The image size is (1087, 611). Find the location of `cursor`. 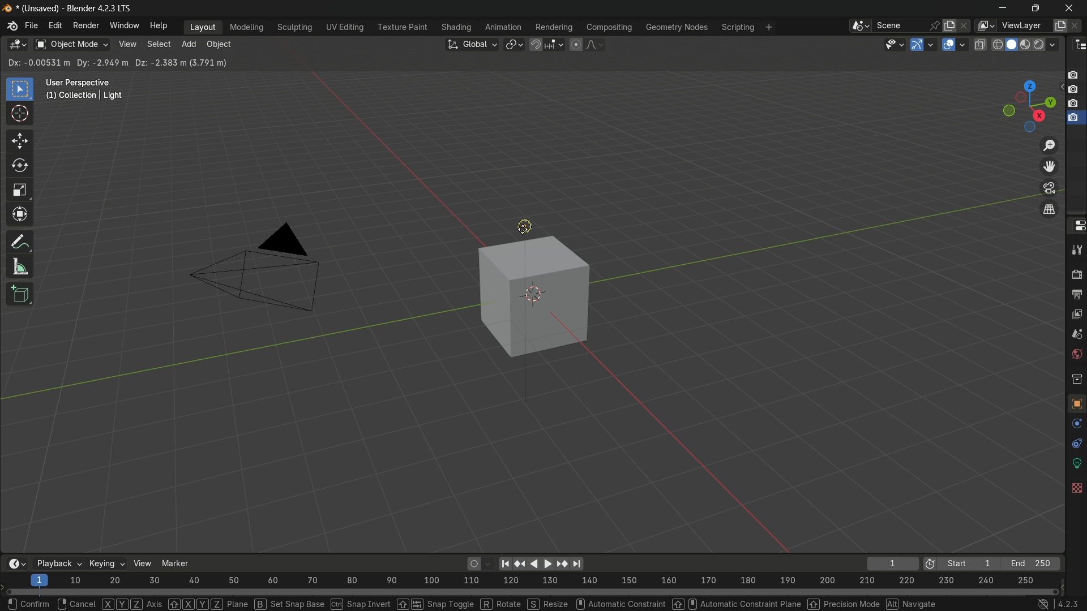

cursor is located at coordinates (21, 115).